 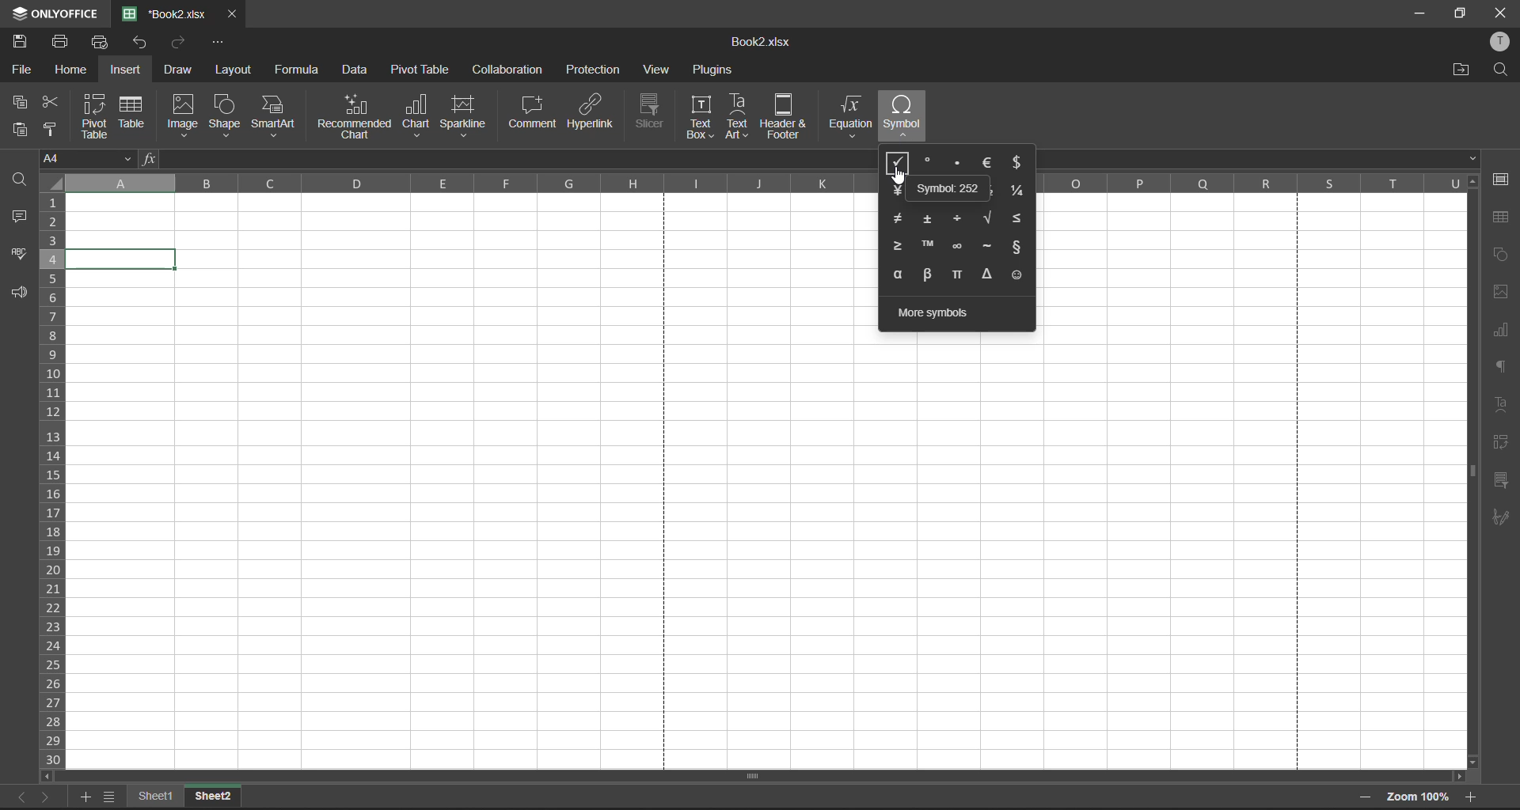 What do you see at coordinates (1420, 797) in the screenshot?
I see `zoom factor` at bounding box center [1420, 797].